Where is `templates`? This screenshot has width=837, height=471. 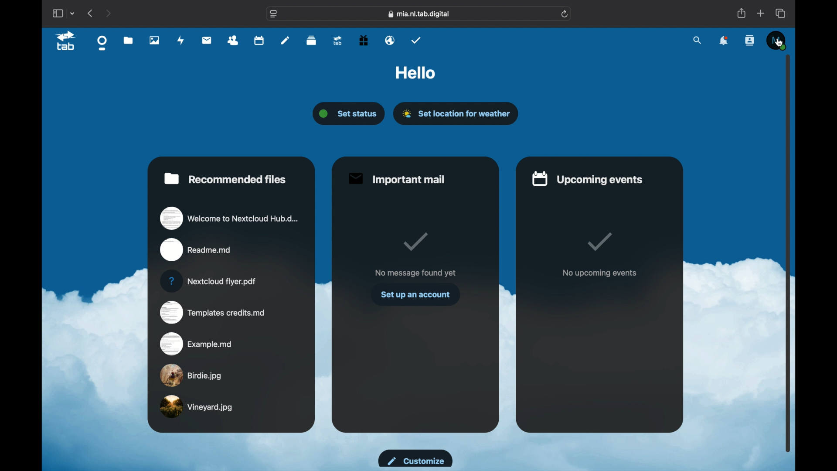 templates is located at coordinates (212, 313).